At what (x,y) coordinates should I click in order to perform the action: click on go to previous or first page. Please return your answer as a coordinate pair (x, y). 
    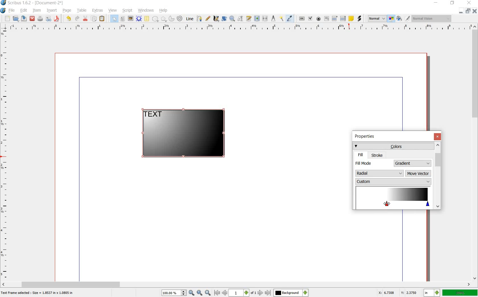
    Looking at the image, I should click on (220, 293).